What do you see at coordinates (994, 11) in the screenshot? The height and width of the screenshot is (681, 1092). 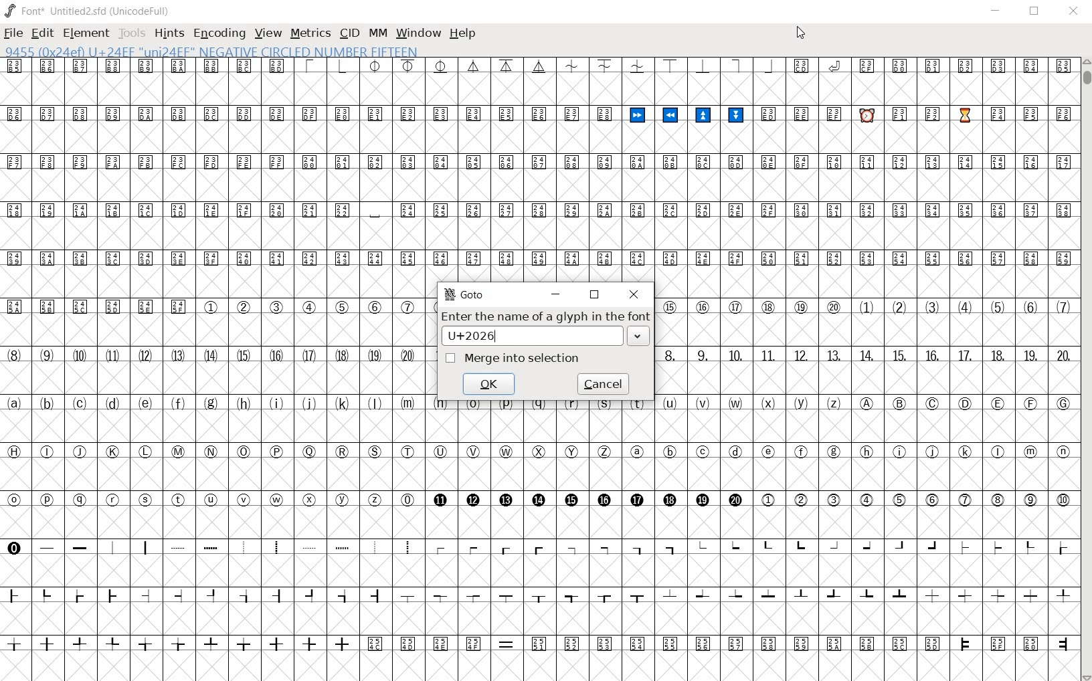 I see `MINIMIZE` at bounding box center [994, 11].